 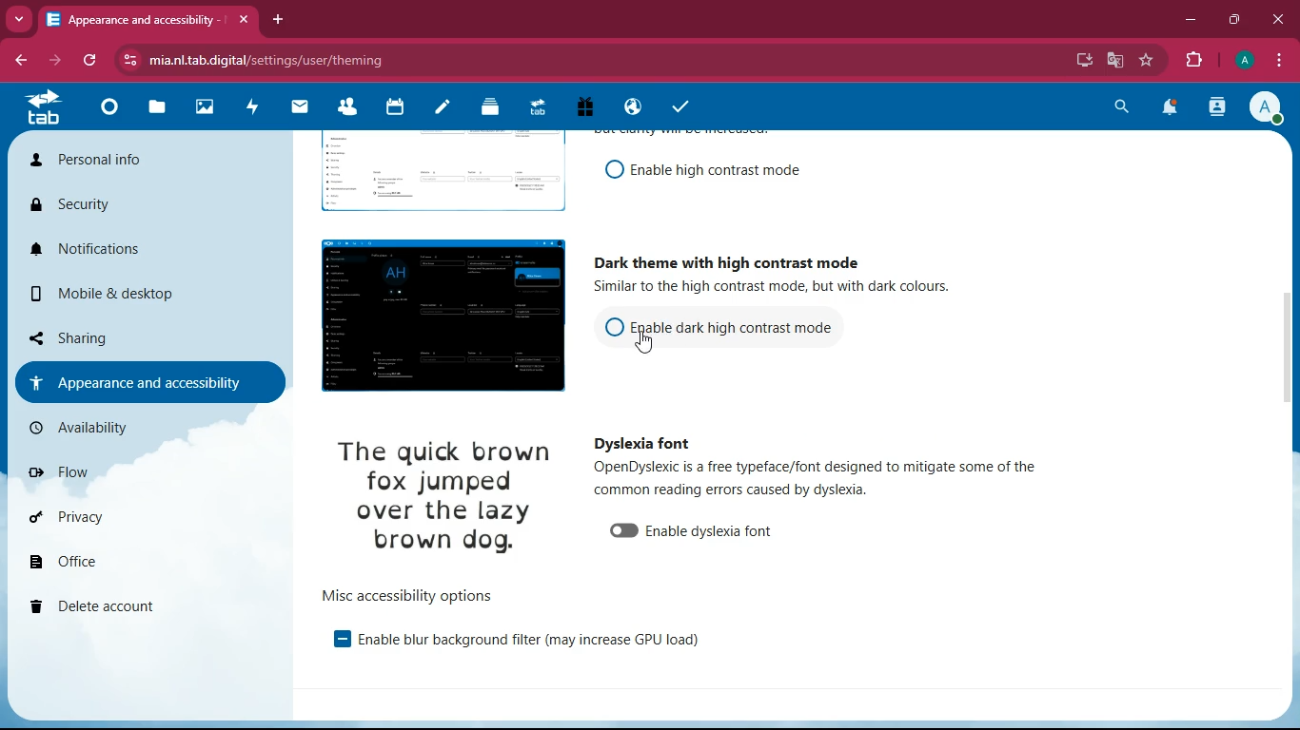 I want to click on maximize, so click(x=1231, y=18).